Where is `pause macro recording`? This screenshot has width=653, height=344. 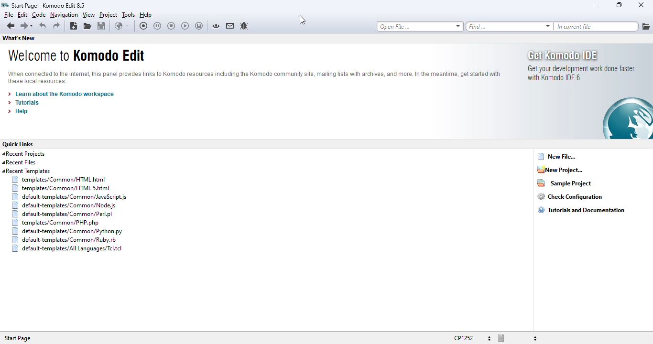 pause macro recording is located at coordinates (157, 26).